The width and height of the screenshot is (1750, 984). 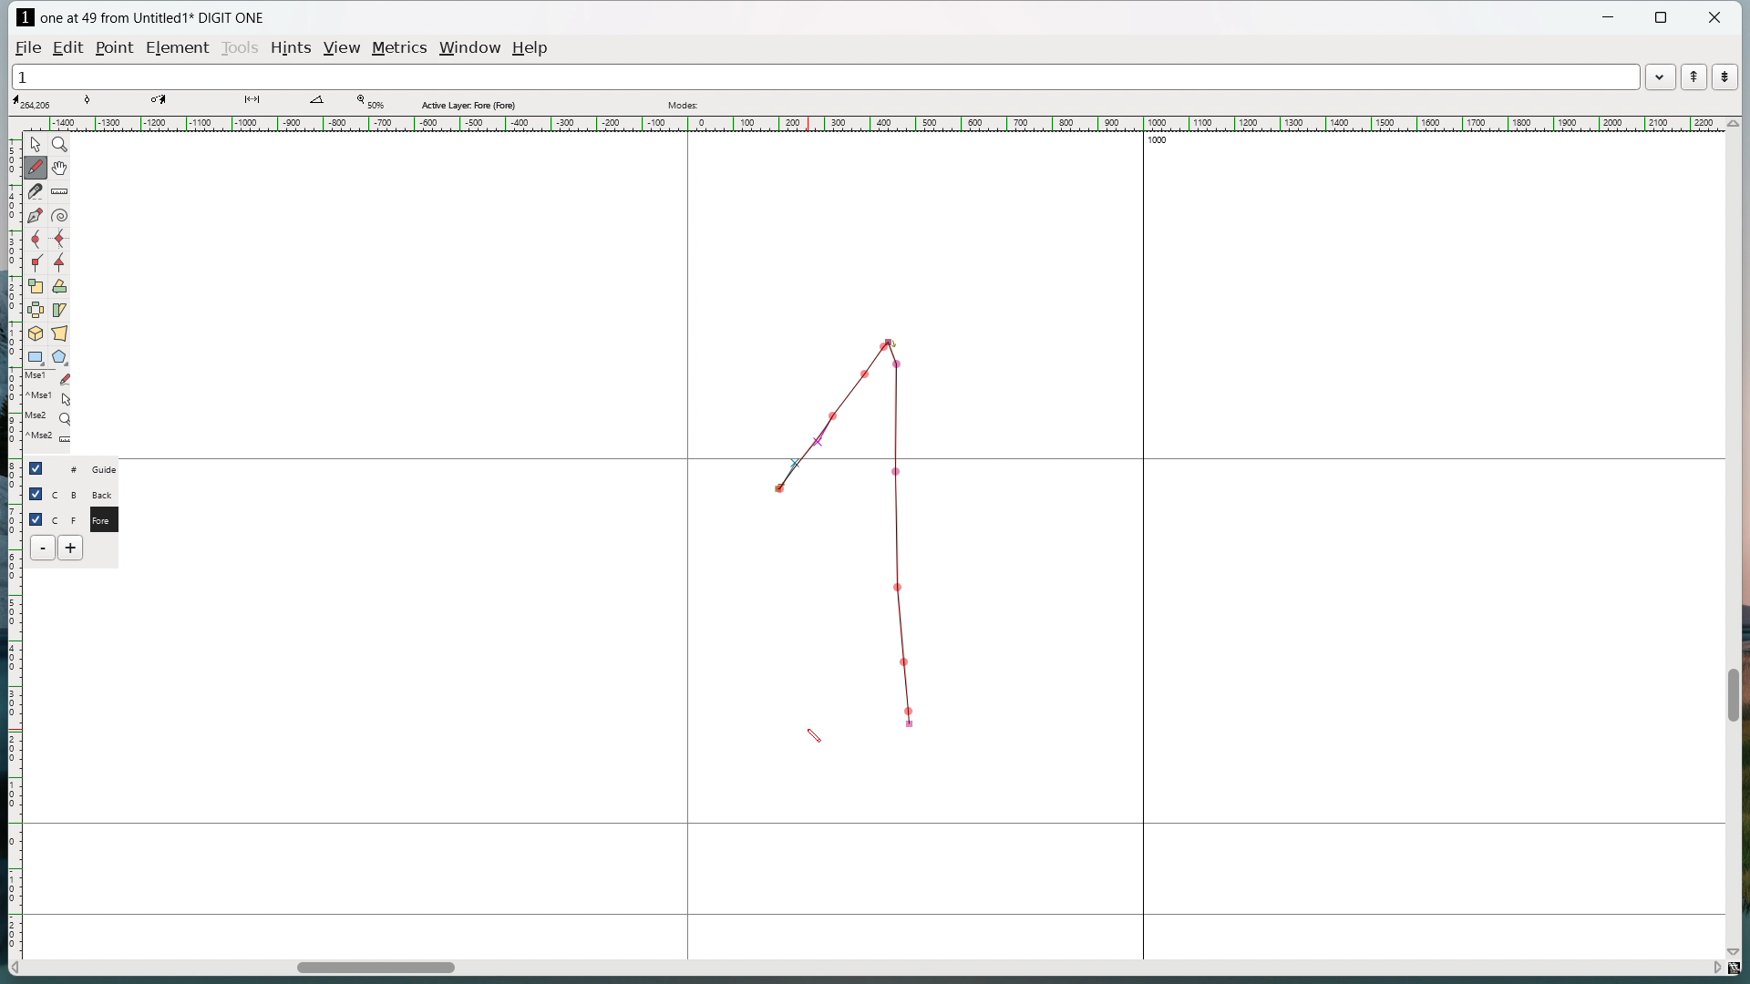 What do you see at coordinates (871, 124) in the screenshot?
I see `horizontal ruler` at bounding box center [871, 124].